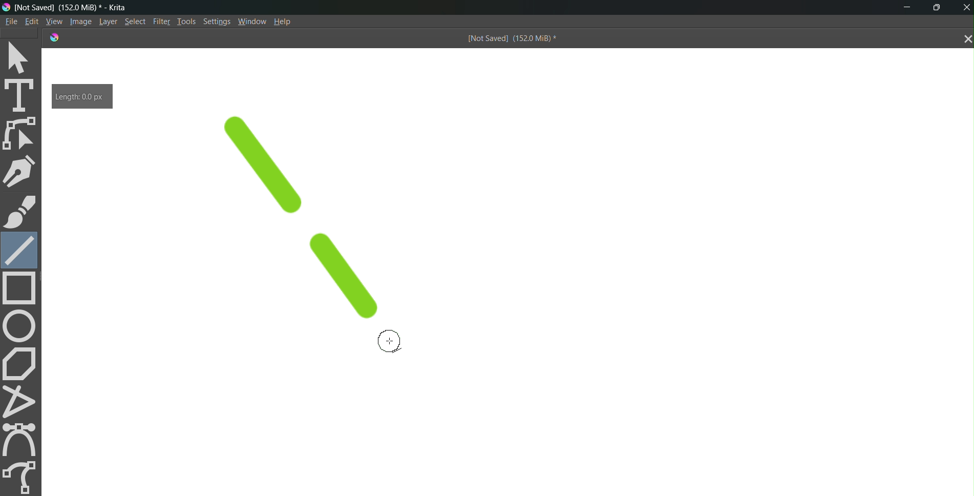 This screenshot has width=974, height=496. I want to click on select, so click(22, 56).